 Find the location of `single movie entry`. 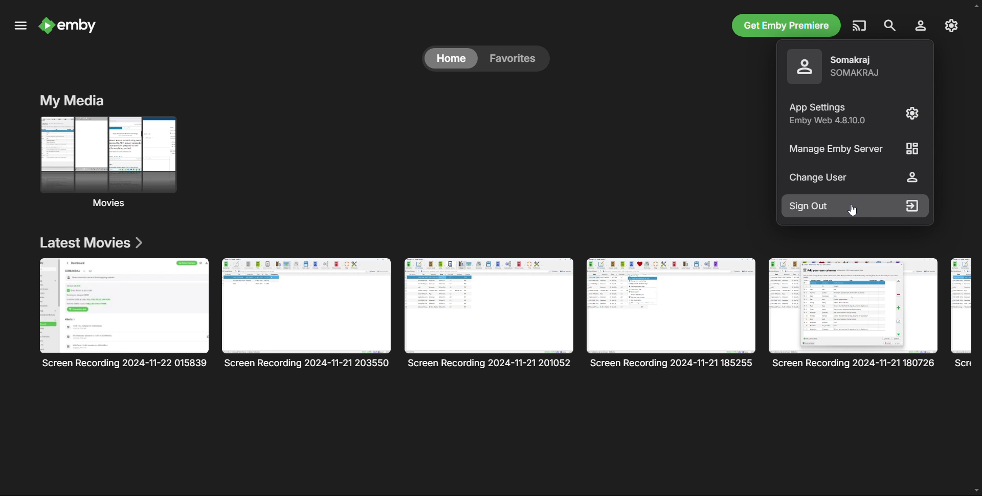

single movie entry is located at coordinates (124, 313).